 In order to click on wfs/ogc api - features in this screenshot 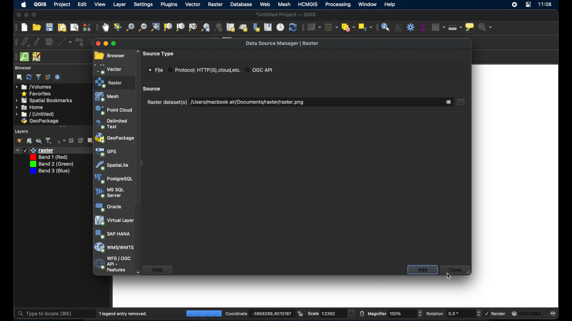, I will do `click(112, 265)`.